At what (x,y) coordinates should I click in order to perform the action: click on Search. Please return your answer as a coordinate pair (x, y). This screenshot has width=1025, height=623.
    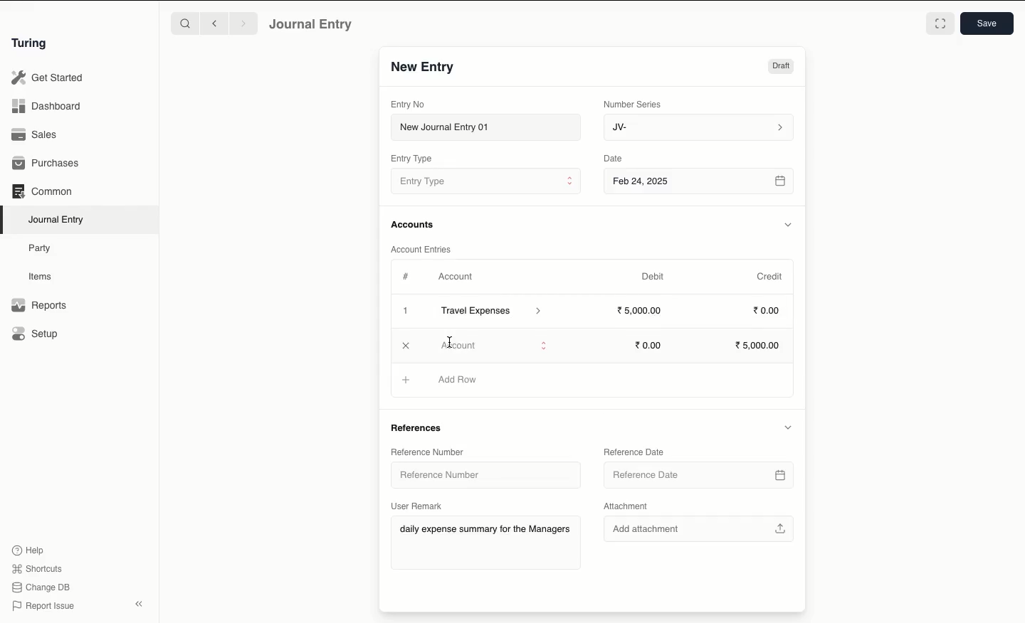
    Looking at the image, I should click on (184, 23).